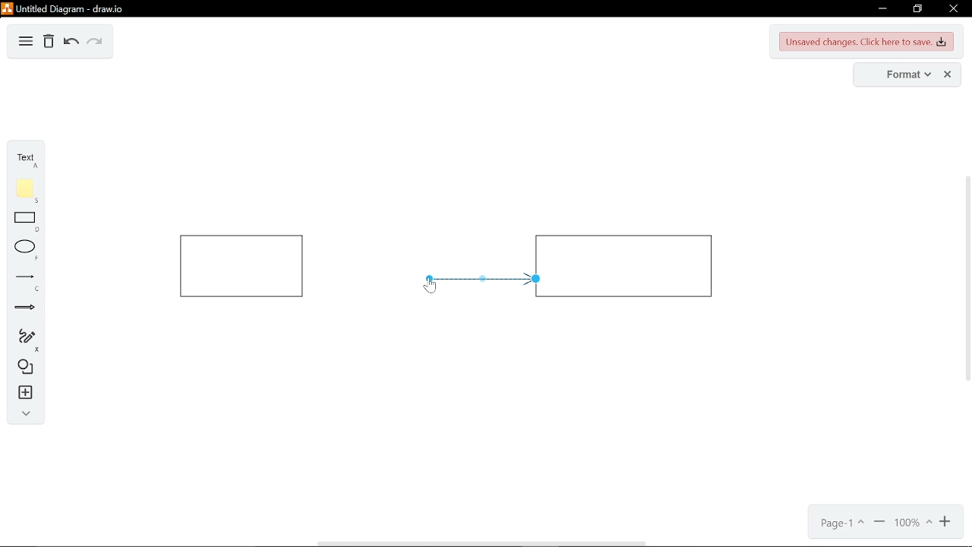 This screenshot has width=972, height=547. Describe the element at coordinates (918, 9) in the screenshot. I see `restore down` at that location.